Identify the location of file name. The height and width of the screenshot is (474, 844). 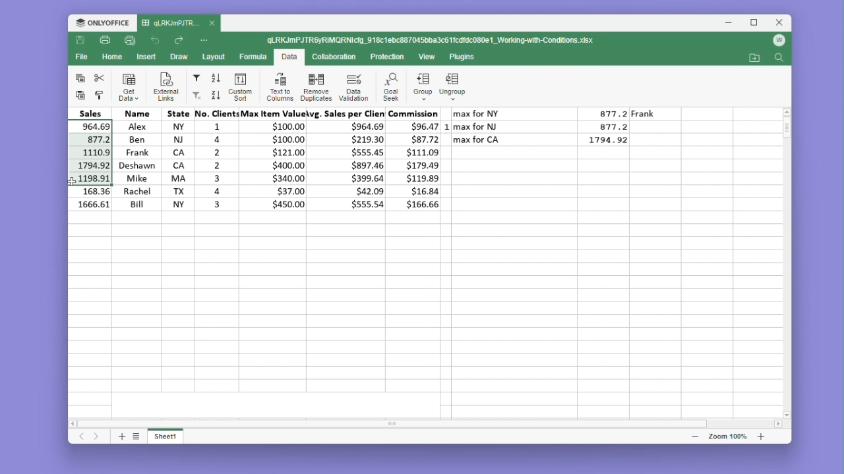
(179, 24).